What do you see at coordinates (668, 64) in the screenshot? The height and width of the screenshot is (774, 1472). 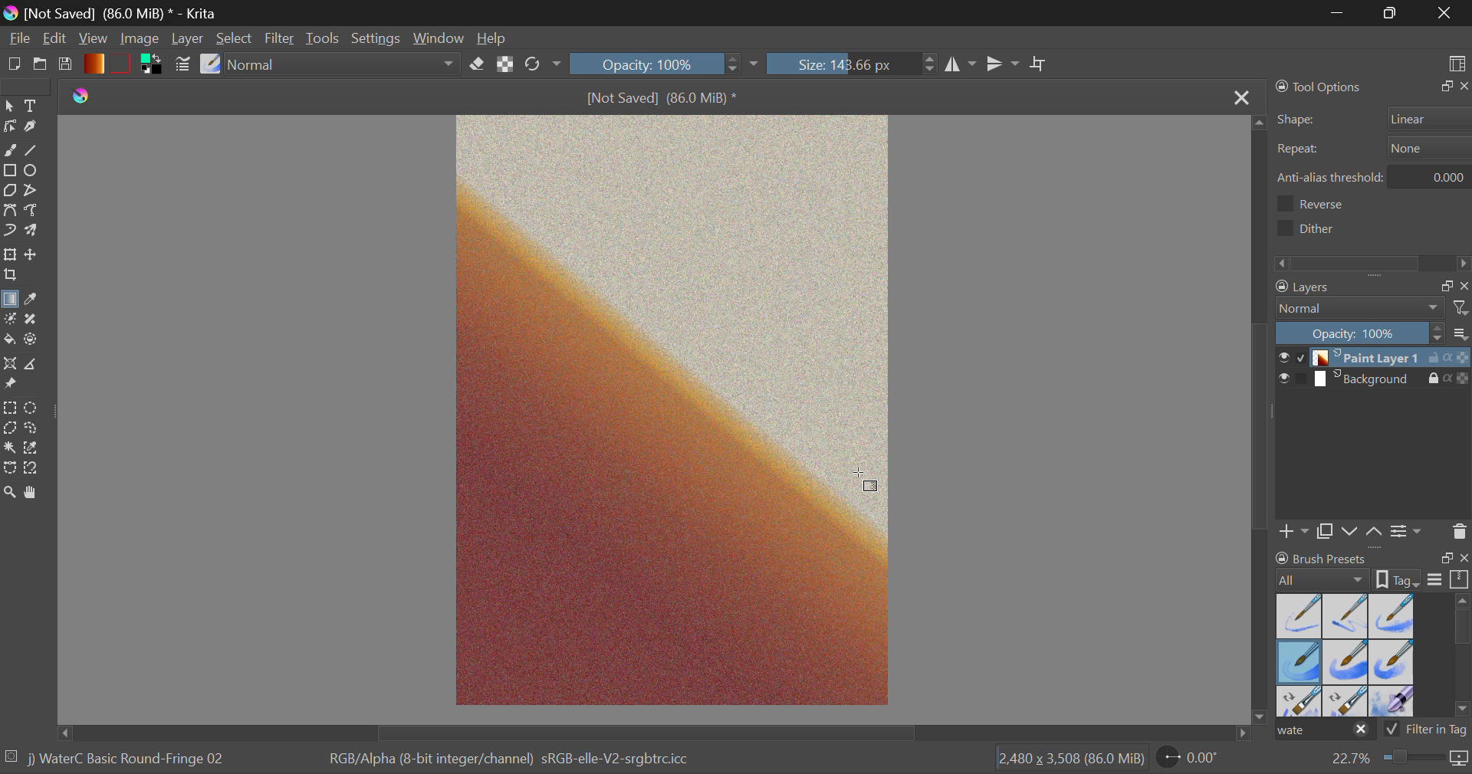 I see `Opacity` at bounding box center [668, 64].